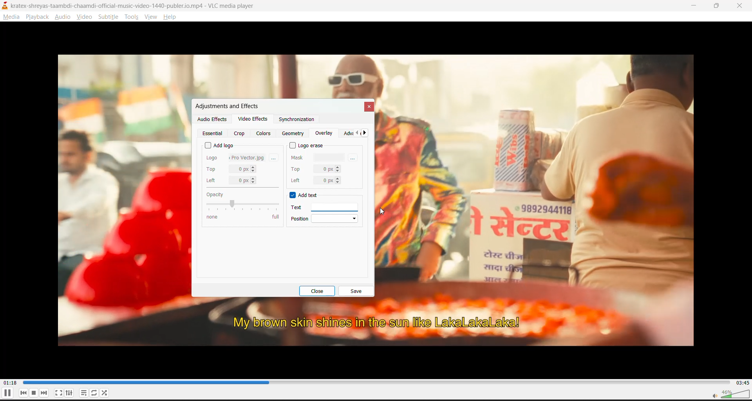 Image resolution: width=752 pixels, height=401 pixels. What do you see at coordinates (742, 382) in the screenshot?
I see `total track time` at bounding box center [742, 382].